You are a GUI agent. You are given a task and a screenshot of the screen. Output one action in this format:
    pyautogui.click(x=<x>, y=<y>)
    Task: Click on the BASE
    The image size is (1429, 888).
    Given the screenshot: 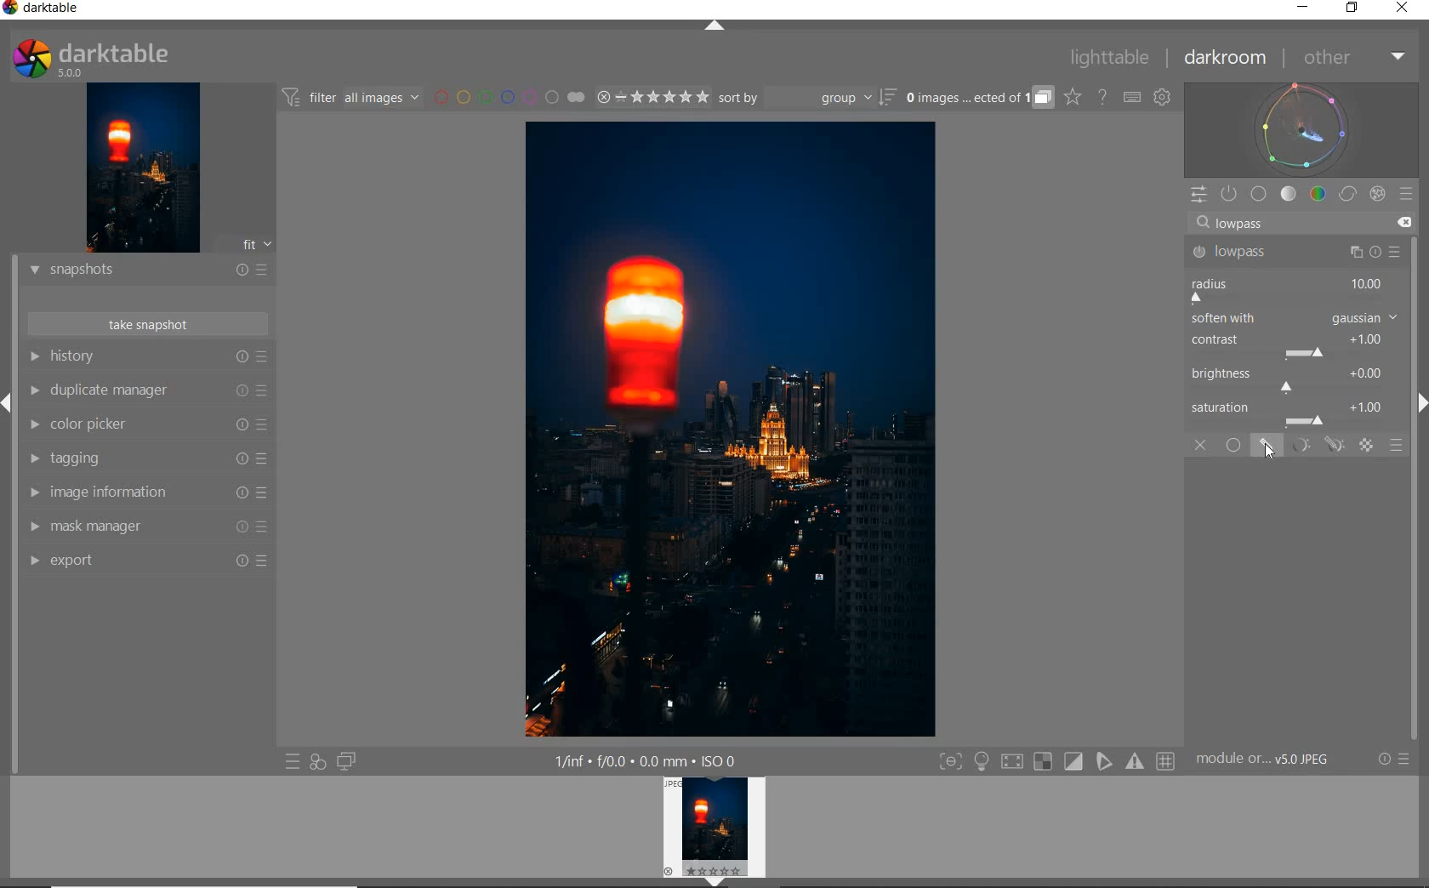 What is the action you would take?
    pyautogui.click(x=1261, y=194)
    